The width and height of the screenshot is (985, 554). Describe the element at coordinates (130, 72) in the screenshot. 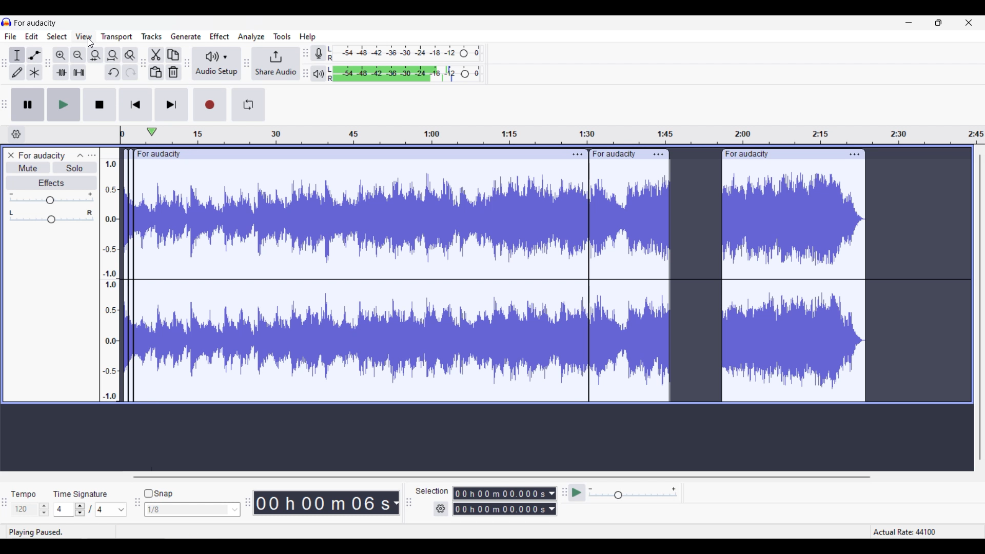

I see `Redo` at that location.